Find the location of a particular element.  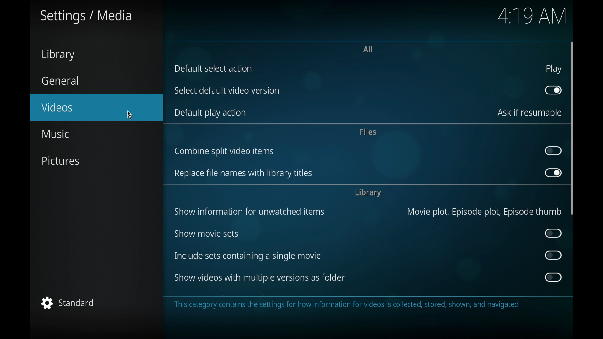

include sets is located at coordinates (248, 256).